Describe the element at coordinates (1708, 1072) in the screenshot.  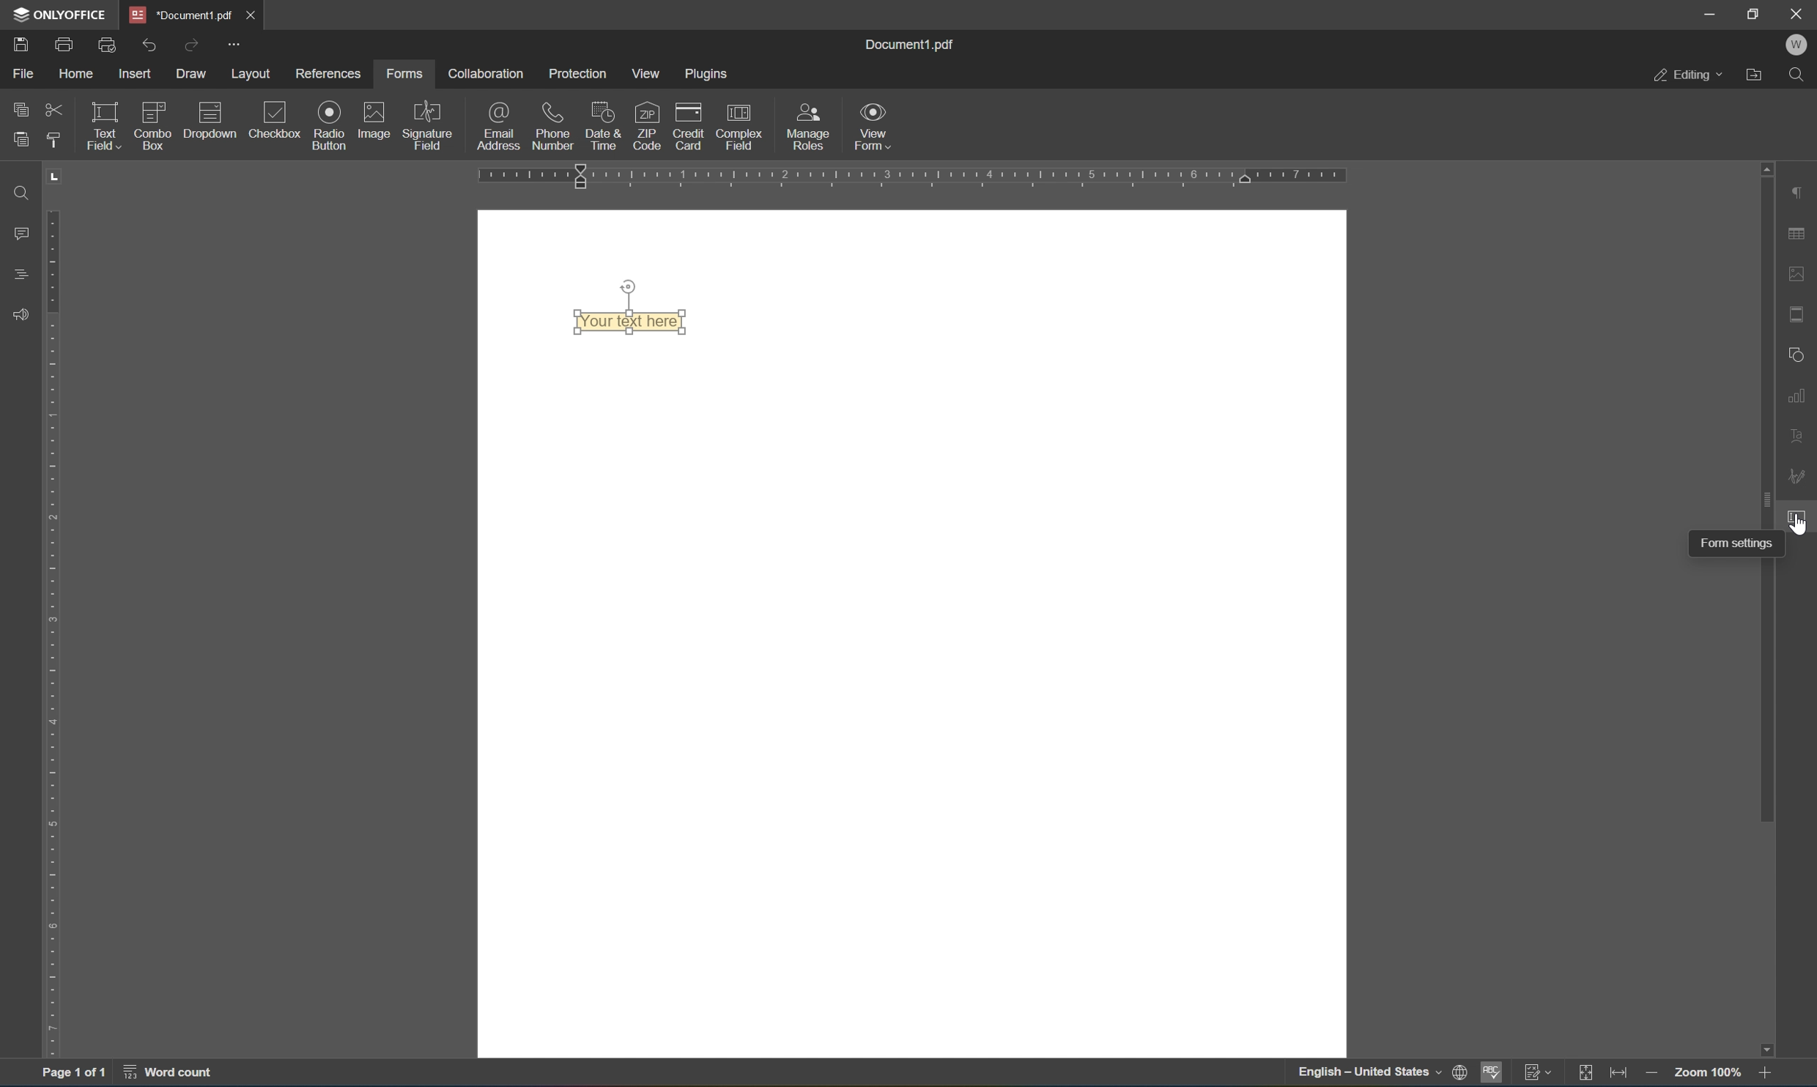
I see `zoom 100%` at that location.